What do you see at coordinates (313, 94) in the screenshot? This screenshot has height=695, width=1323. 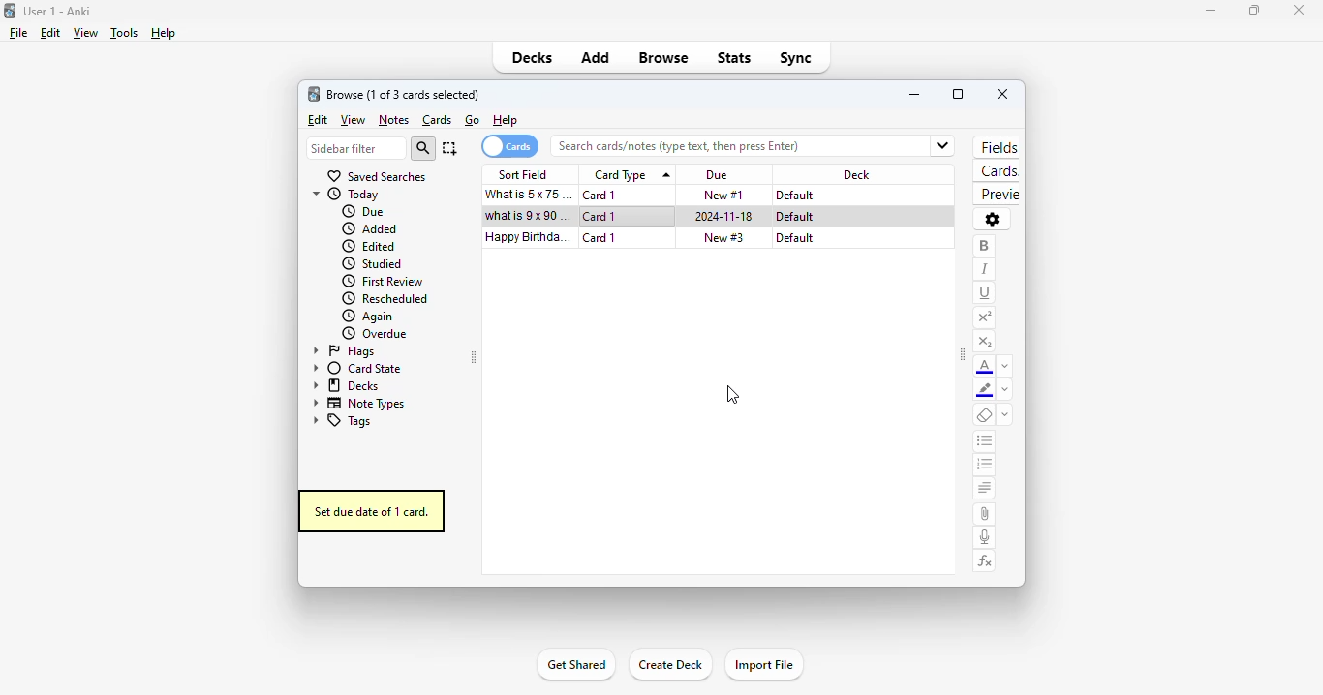 I see `logo` at bounding box center [313, 94].